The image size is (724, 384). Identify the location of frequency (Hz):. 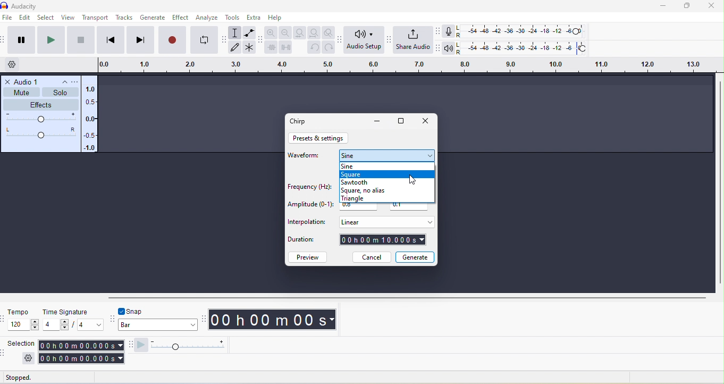
(308, 188).